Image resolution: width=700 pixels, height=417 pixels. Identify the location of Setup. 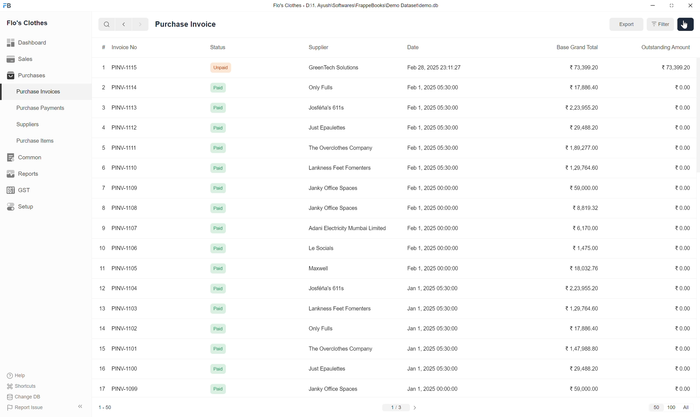
(21, 207).